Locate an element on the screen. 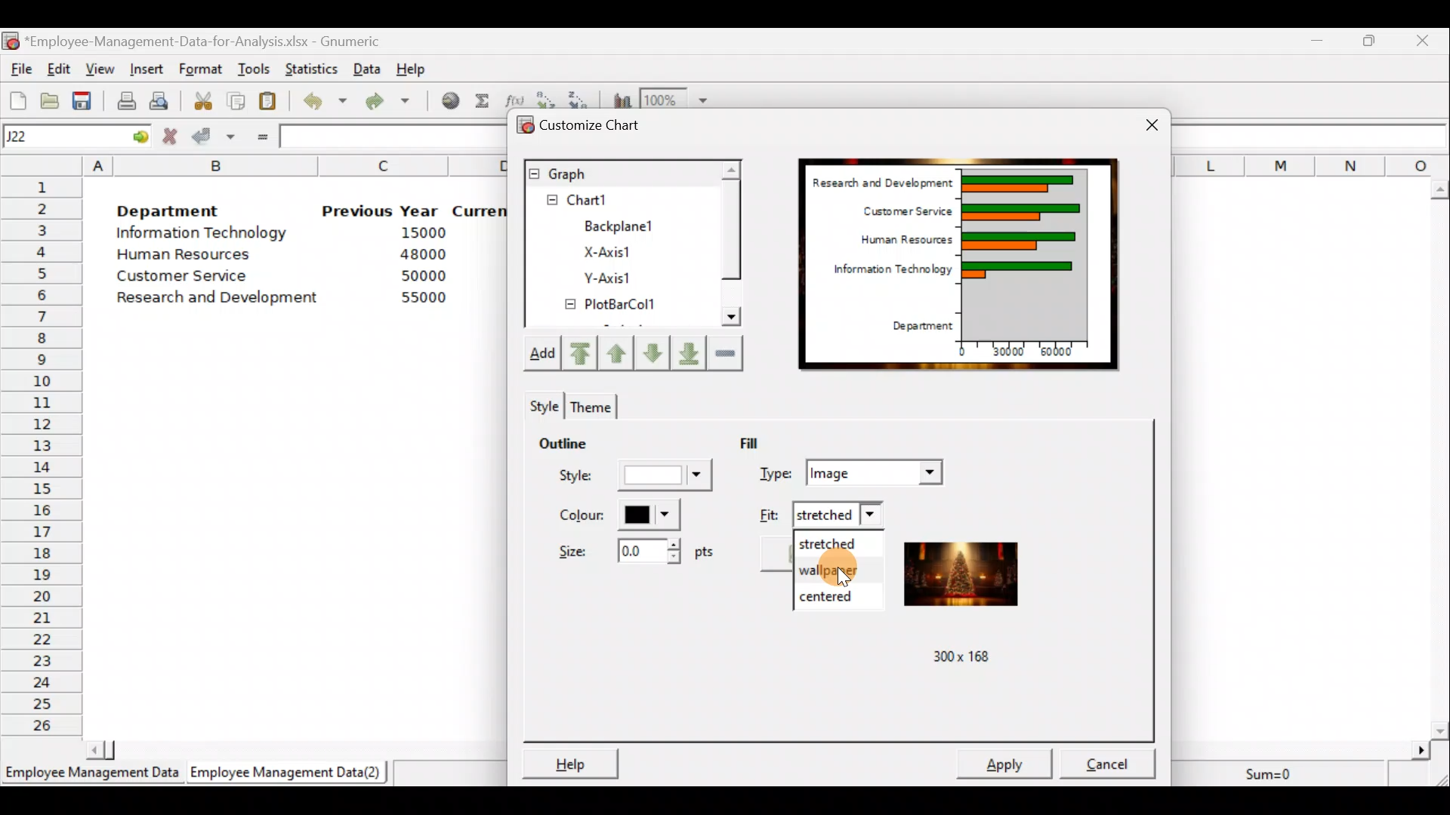 The width and height of the screenshot is (1450, 815). Information Technology is located at coordinates (887, 274).